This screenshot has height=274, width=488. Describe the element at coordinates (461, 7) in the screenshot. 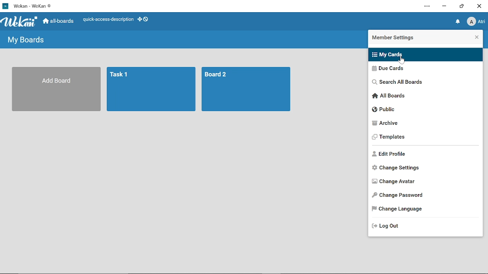

I see `Restore down` at that location.